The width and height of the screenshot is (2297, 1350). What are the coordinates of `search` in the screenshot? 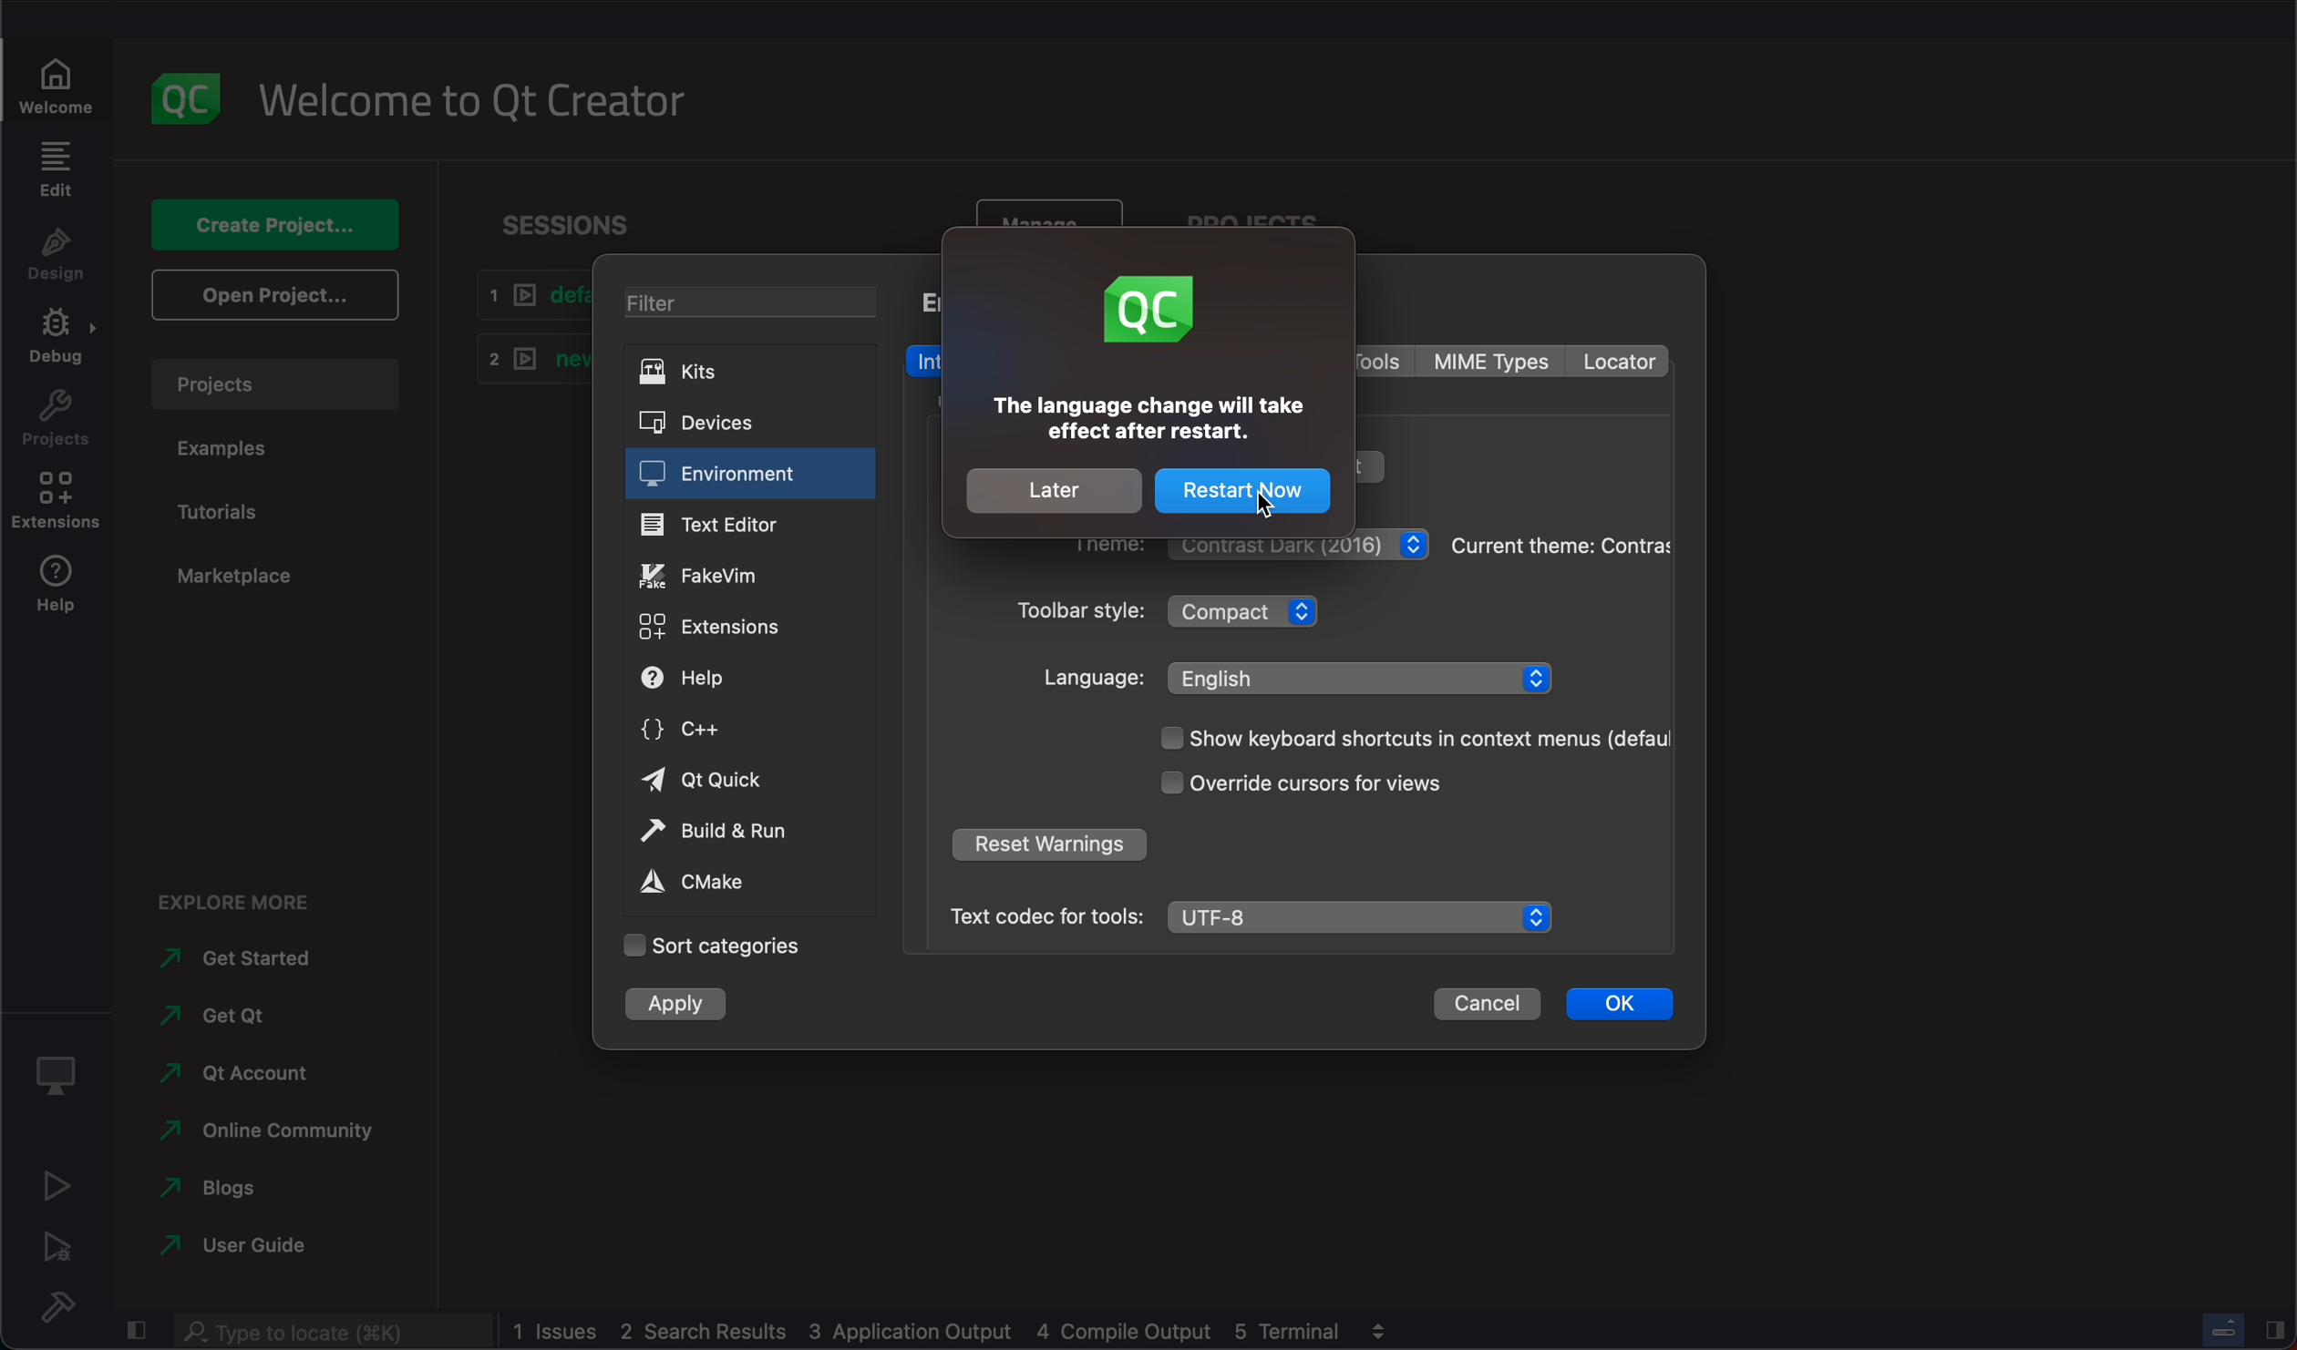 It's located at (338, 1333).